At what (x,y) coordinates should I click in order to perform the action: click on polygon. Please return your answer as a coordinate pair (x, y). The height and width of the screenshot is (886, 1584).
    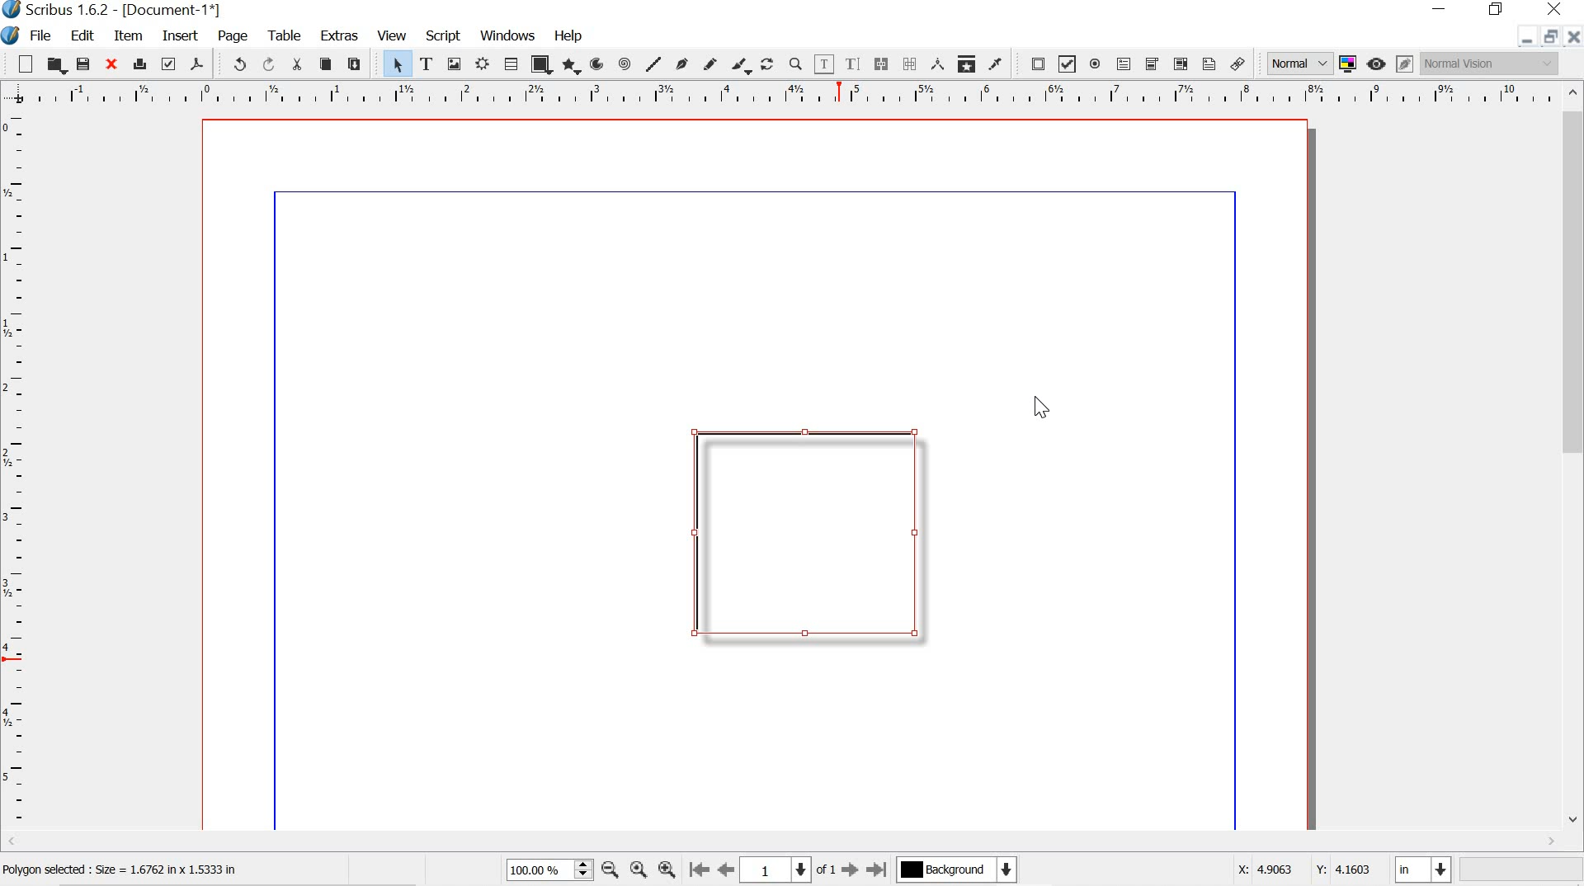
    Looking at the image, I should click on (569, 66).